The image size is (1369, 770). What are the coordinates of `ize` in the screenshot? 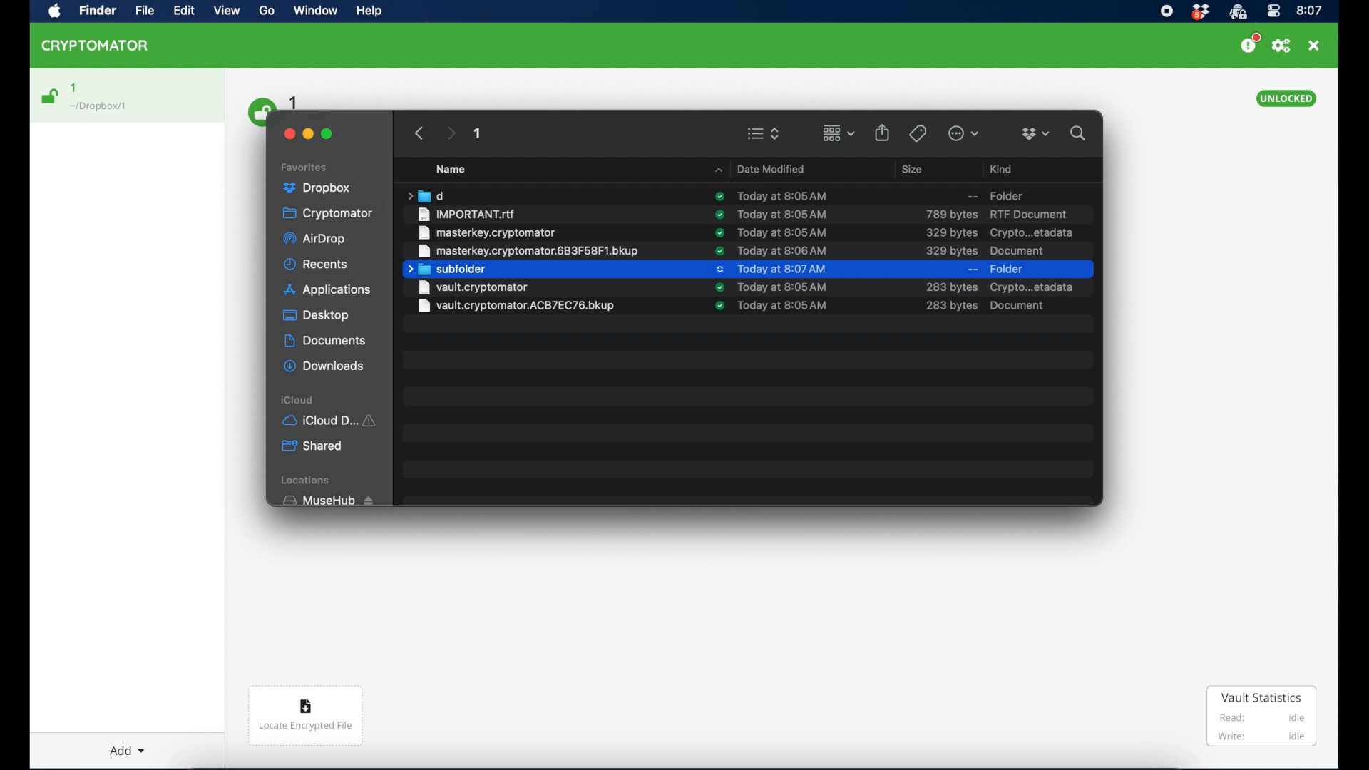 It's located at (951, 288).